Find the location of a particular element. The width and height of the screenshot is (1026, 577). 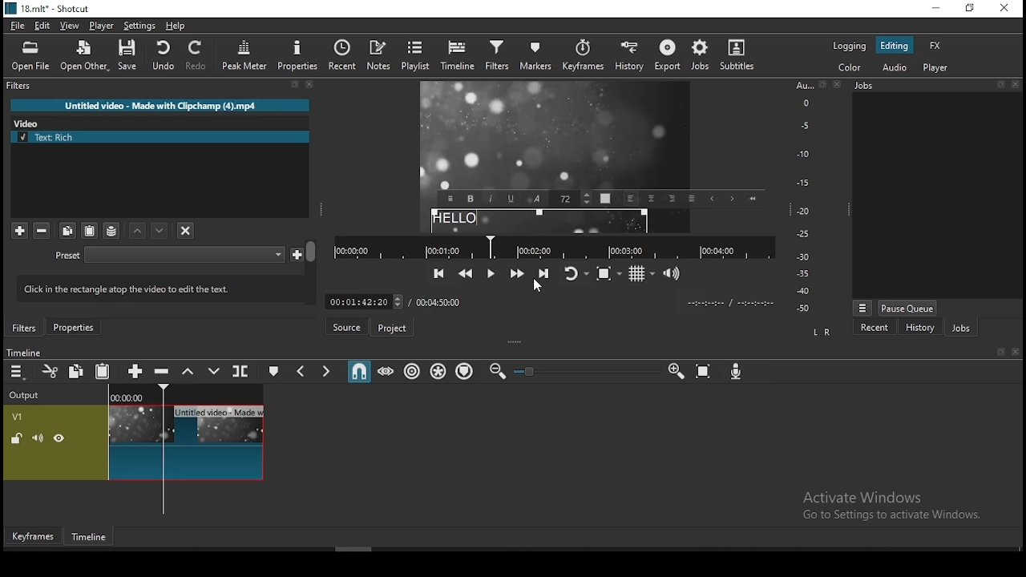

Detach is located at coordinates (1000, 84).